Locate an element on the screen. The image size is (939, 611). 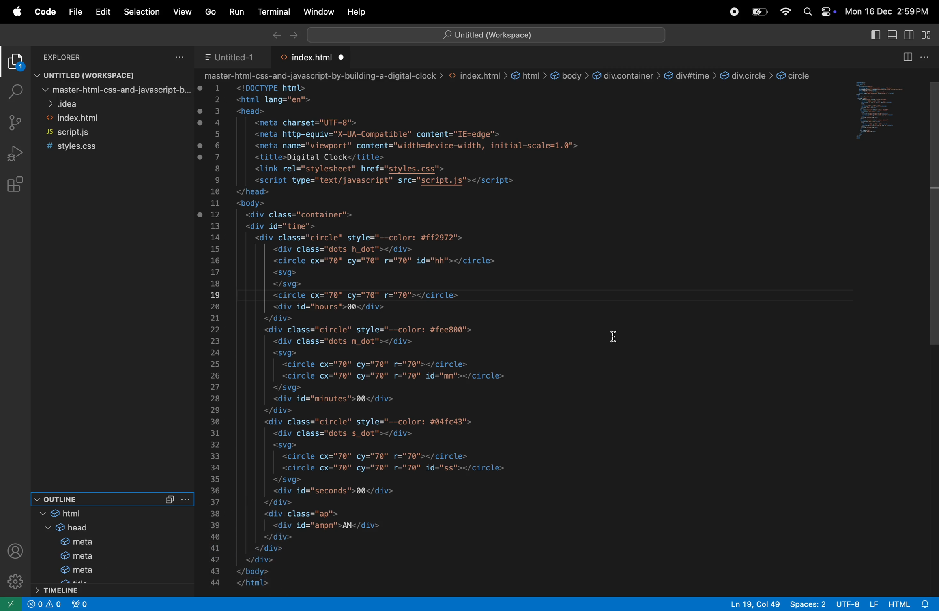
record is located at coordinates (731, 12).